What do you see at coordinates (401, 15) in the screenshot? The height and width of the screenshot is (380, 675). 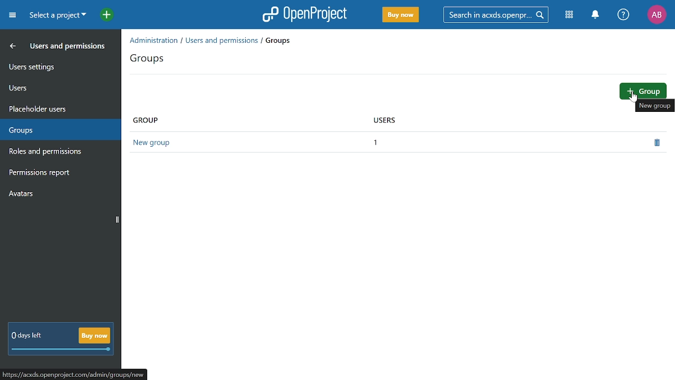 I see `Buy Now` at bounding box center [401, 15].